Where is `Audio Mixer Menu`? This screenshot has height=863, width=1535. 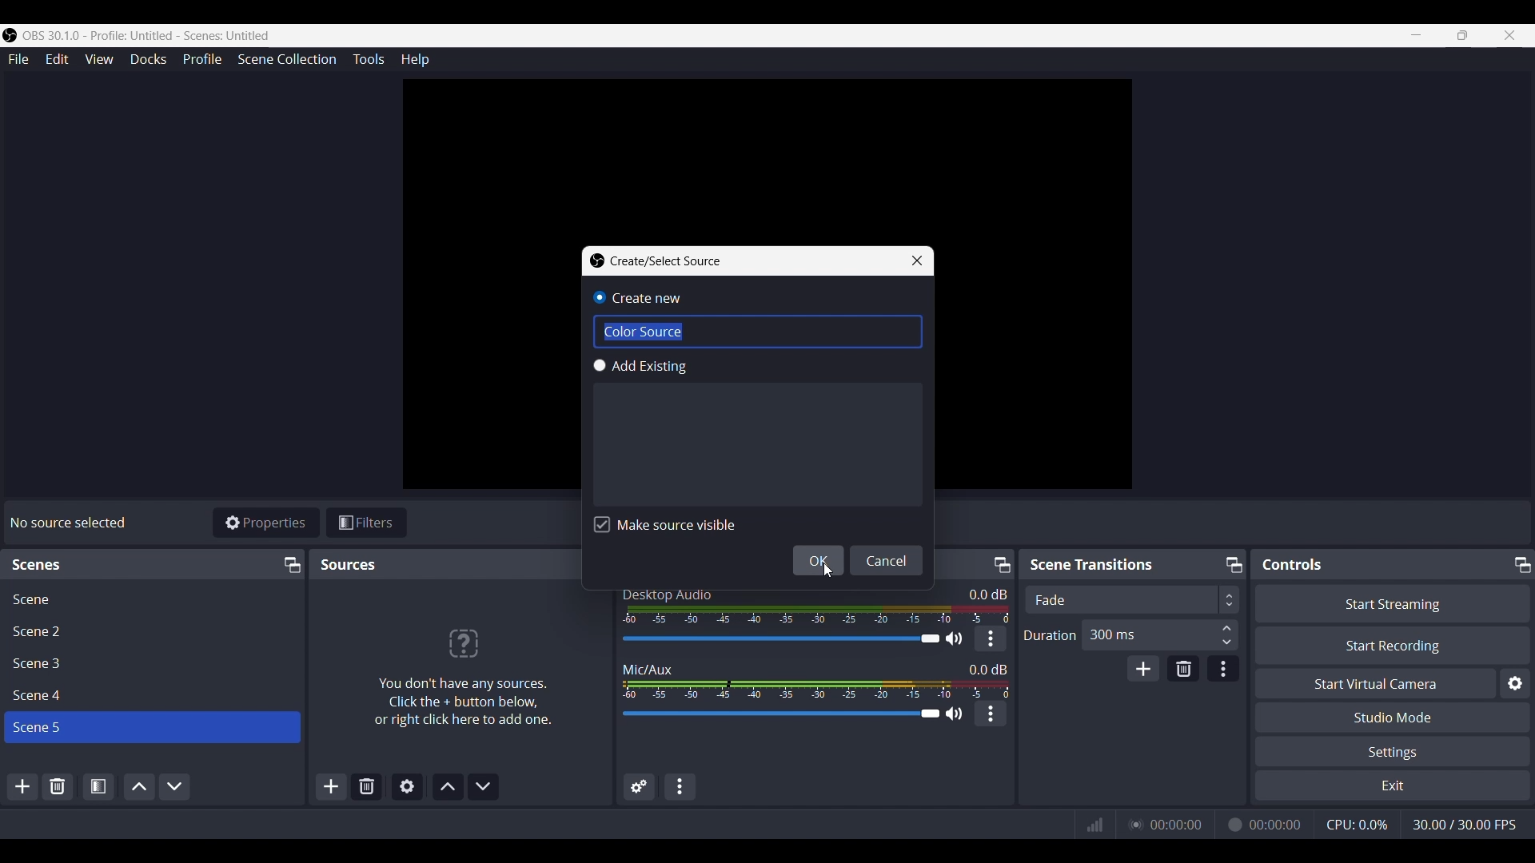
Audio Mixer Menu is located at coordinates (680, 786).